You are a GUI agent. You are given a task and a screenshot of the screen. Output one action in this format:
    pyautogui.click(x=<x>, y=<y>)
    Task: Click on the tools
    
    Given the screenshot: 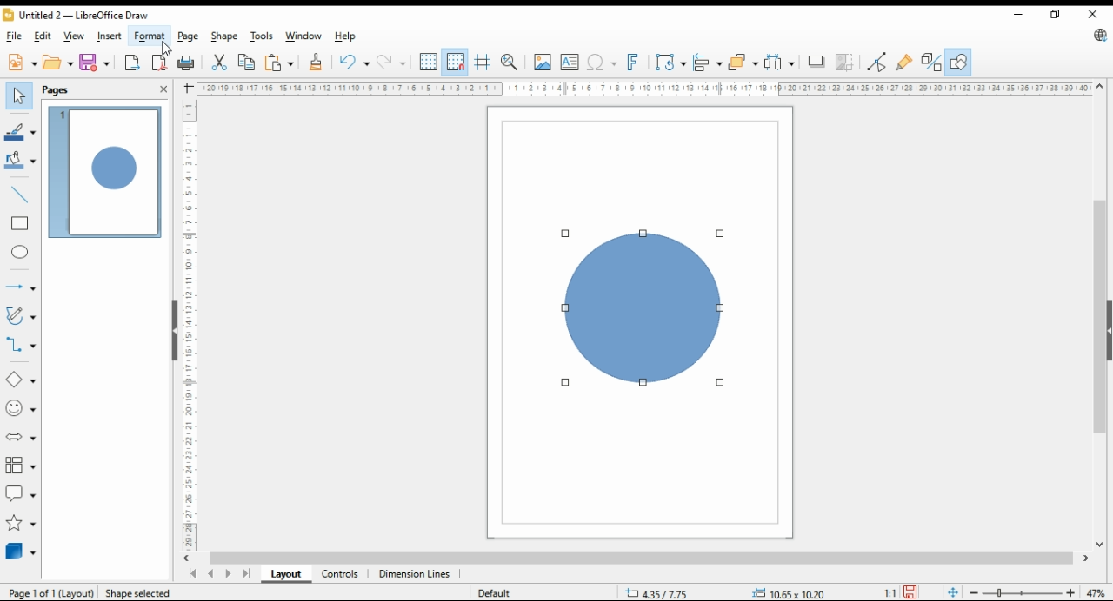 What is the action you would take?
    pyautogui.click(x=262, y=37)
    